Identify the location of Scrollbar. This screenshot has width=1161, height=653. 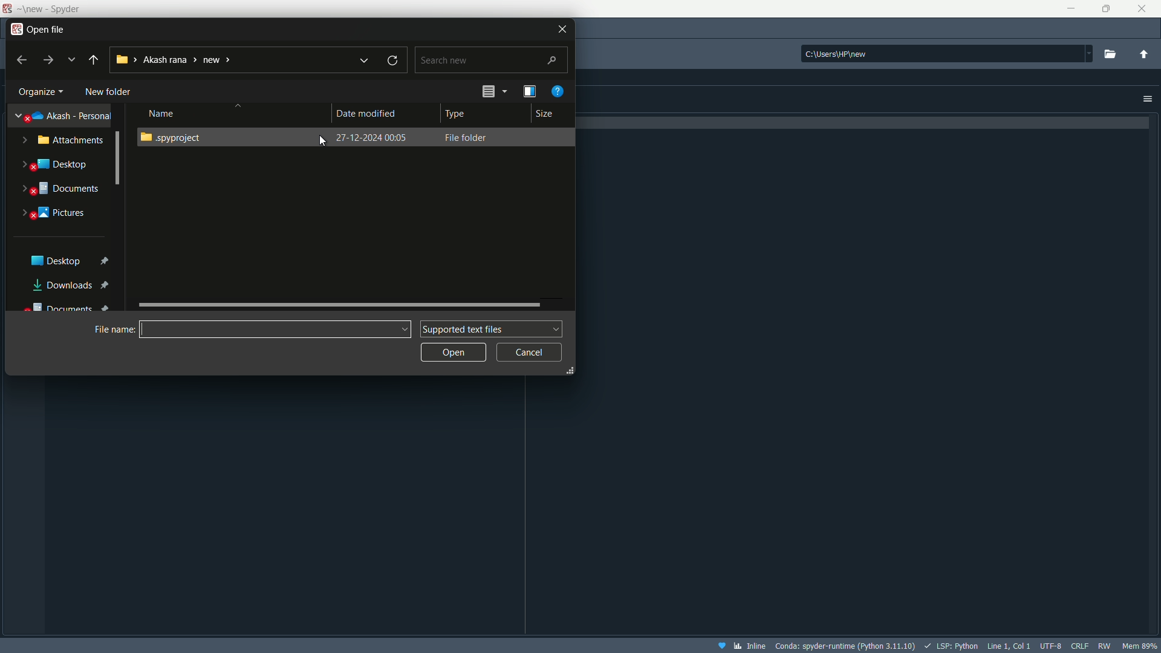
(117, 157).